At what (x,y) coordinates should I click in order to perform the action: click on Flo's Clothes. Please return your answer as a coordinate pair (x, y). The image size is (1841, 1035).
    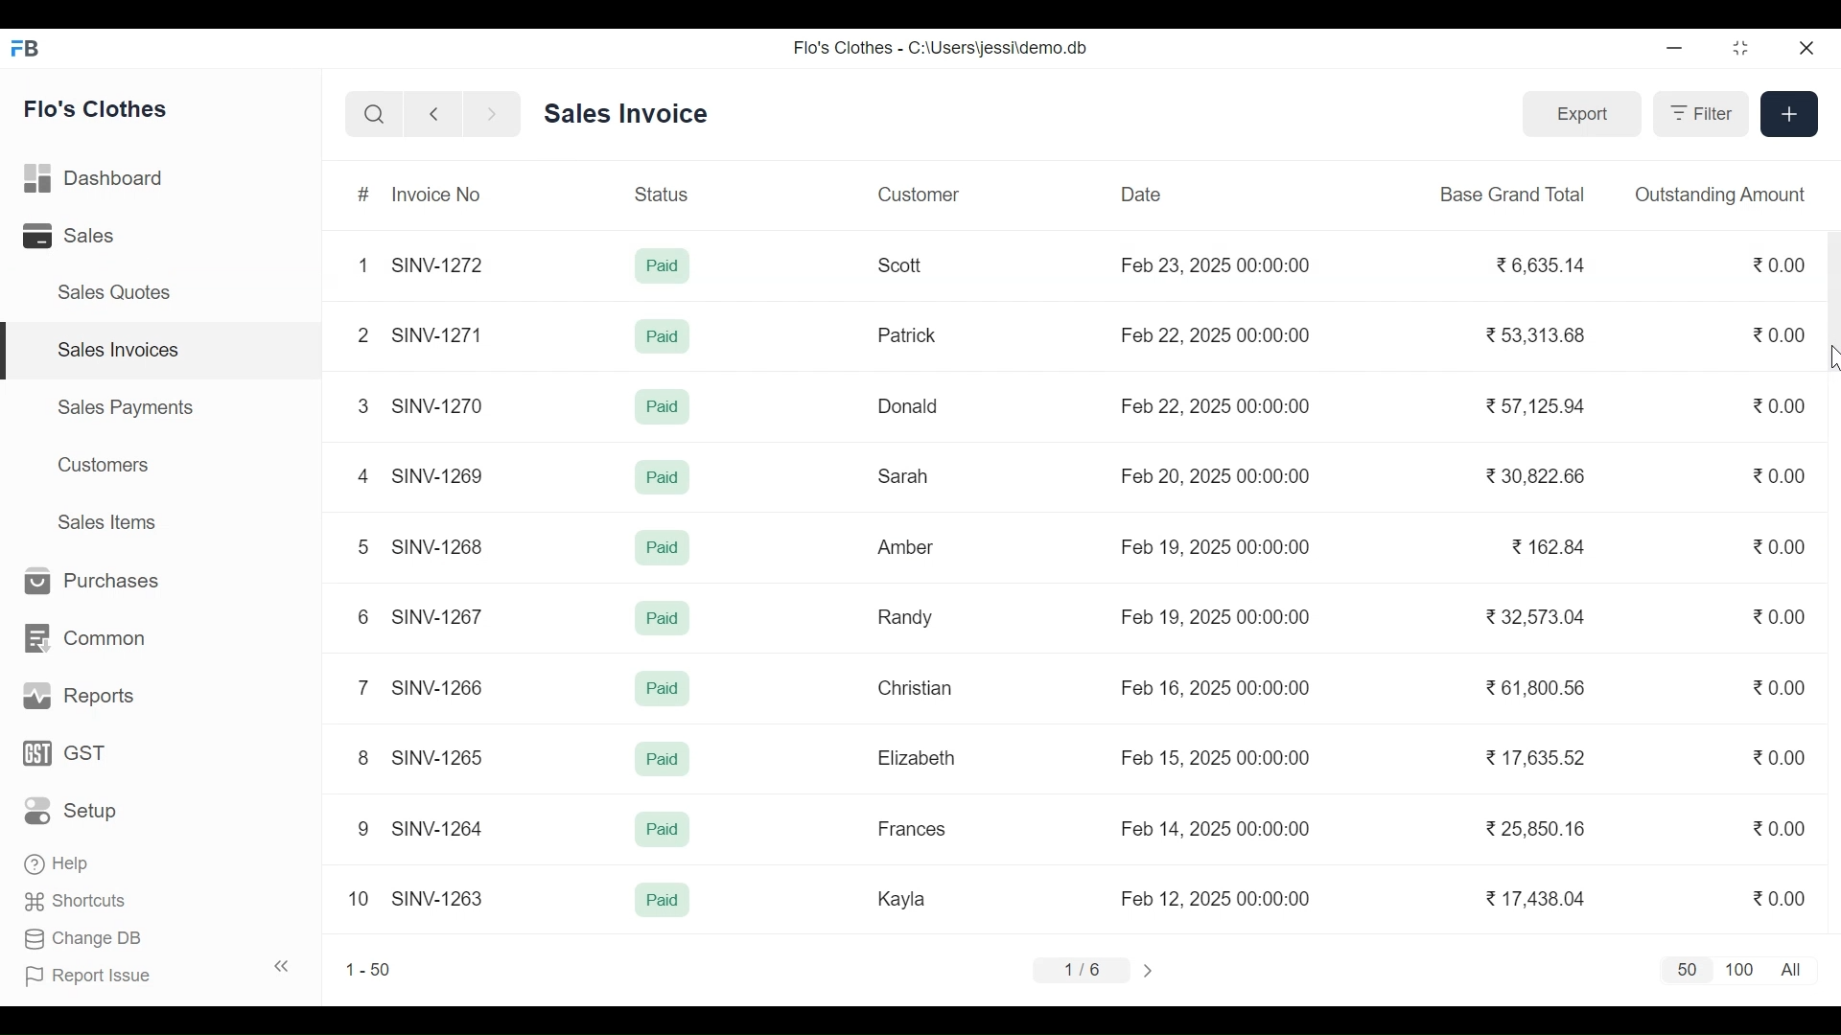
    Looking at the image, I should click on (98, 108).